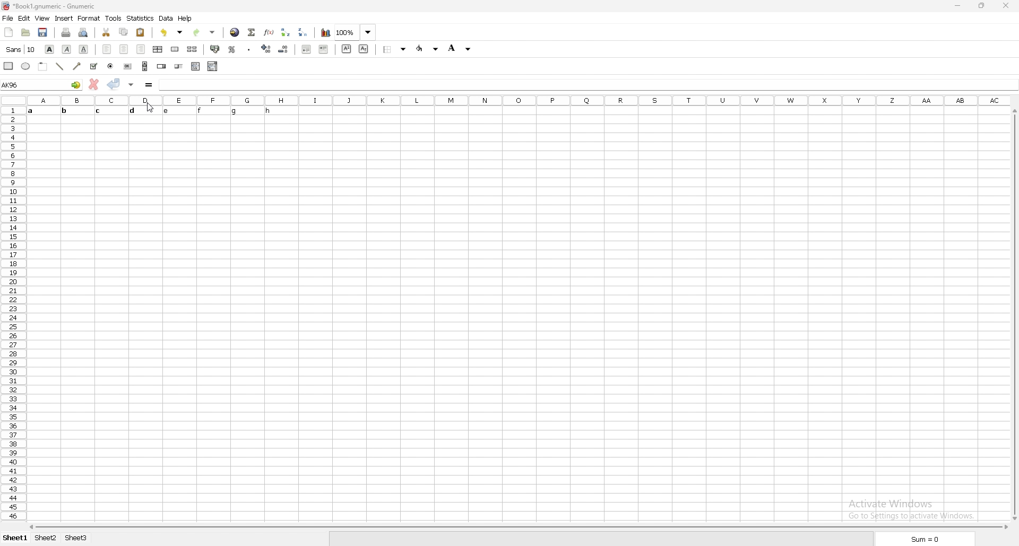  I want to click on save, so click(44, 32).